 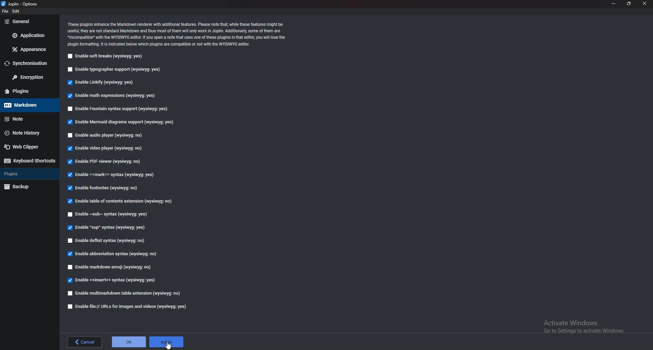 I want to click on Backup, so click(x=27, y=187).